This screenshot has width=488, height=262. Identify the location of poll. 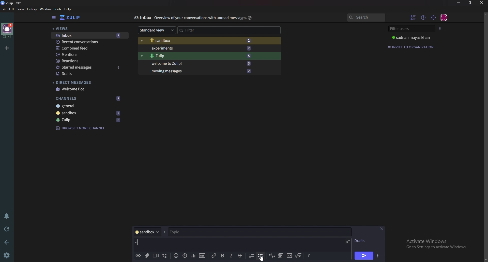
(193, 255).